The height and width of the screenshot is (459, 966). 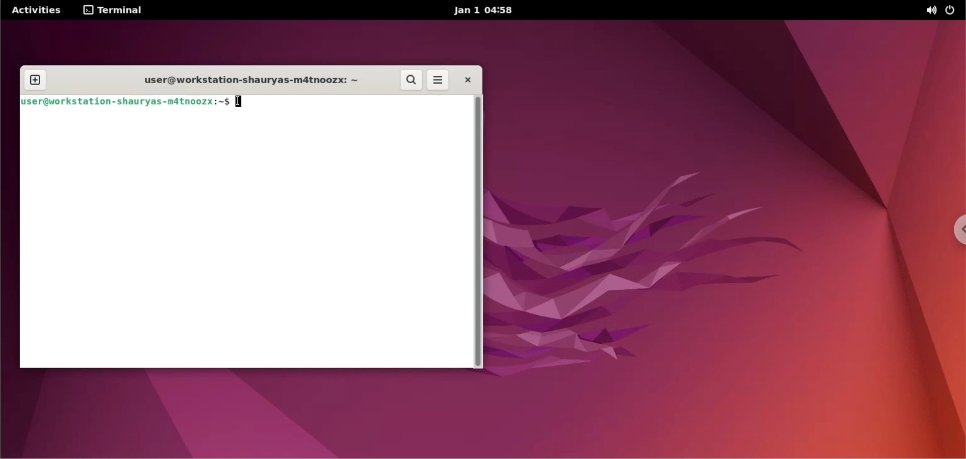 I want to click on terminal, so click(x=114, y=11).